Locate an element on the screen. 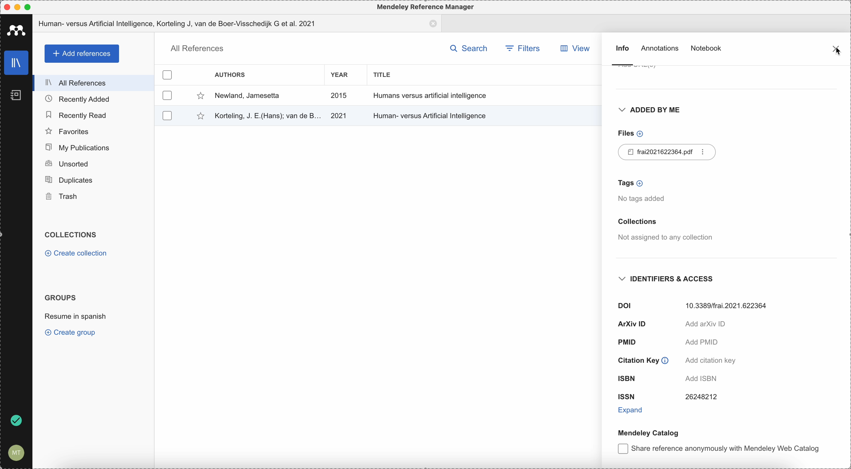  resume in spanish group is located at coordinates (76, 318).